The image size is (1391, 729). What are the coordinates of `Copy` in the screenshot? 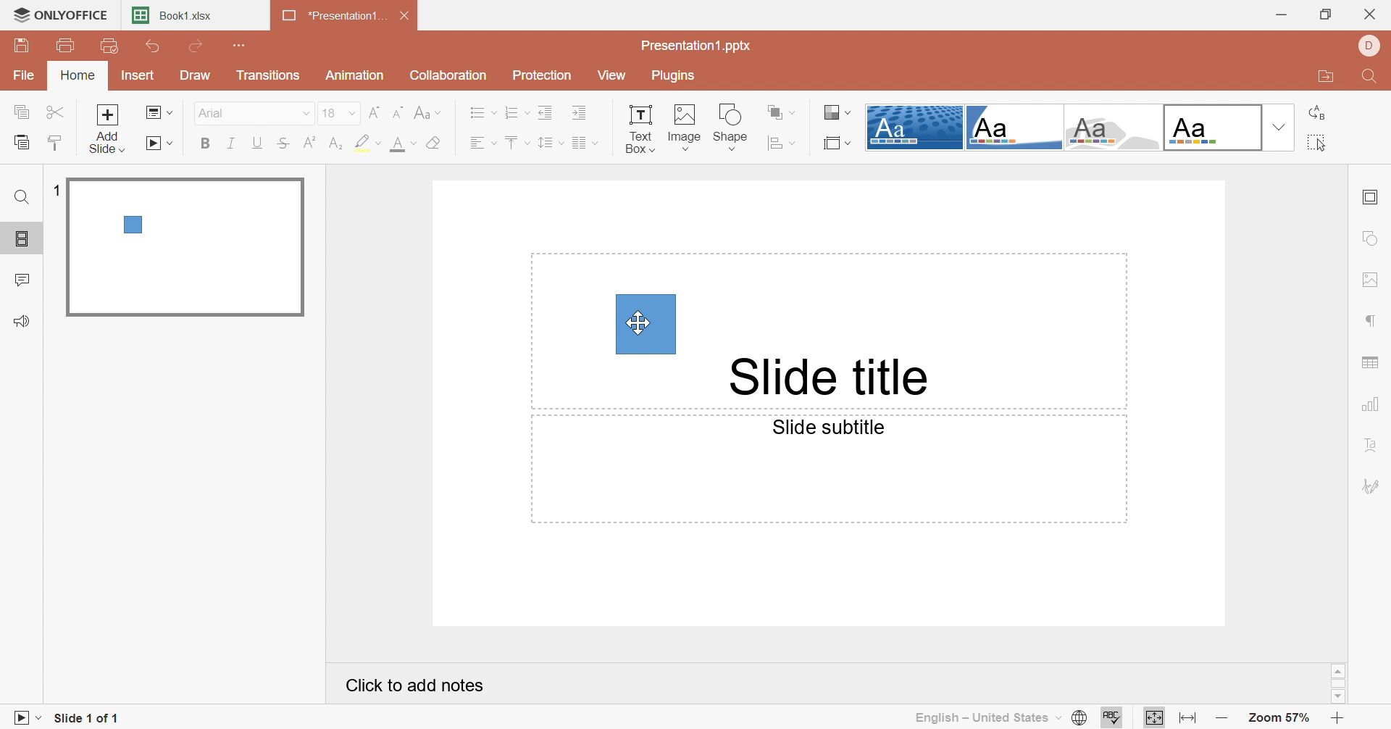 It's located at (23, 112).